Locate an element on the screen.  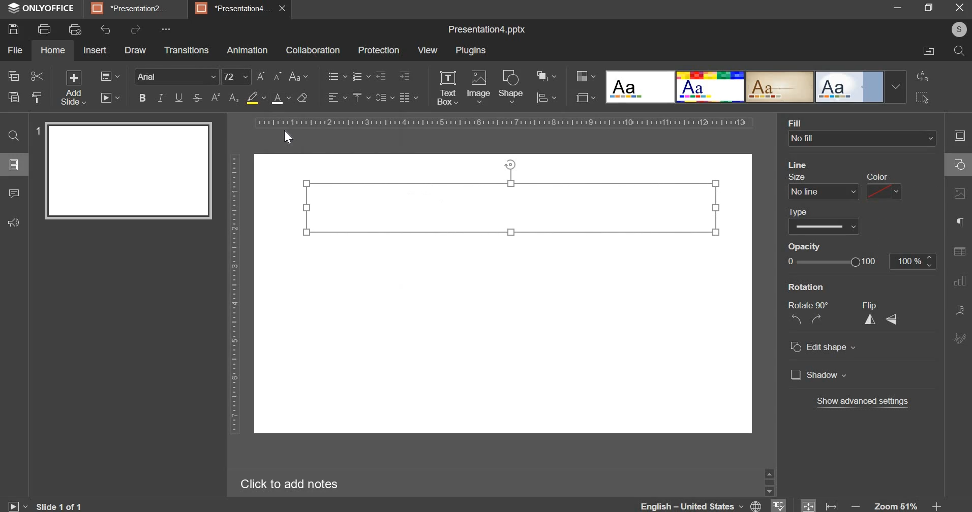
ONLYOFFICE is located at coordinates (52, 9).